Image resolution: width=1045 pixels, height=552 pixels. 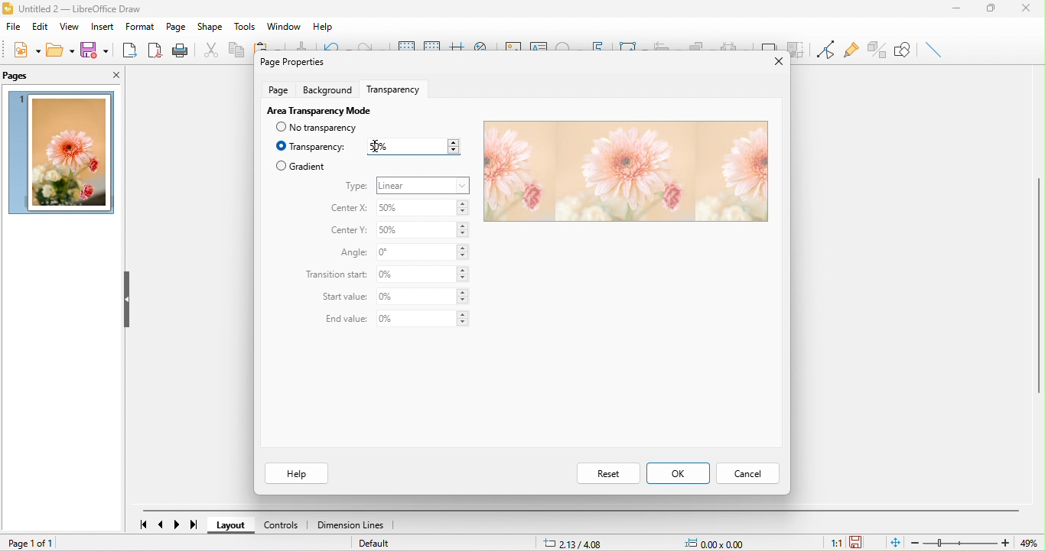 What do you see at coordinates (59, 50) in the screenshot?
I see `open` at bounding box center [59, 50].